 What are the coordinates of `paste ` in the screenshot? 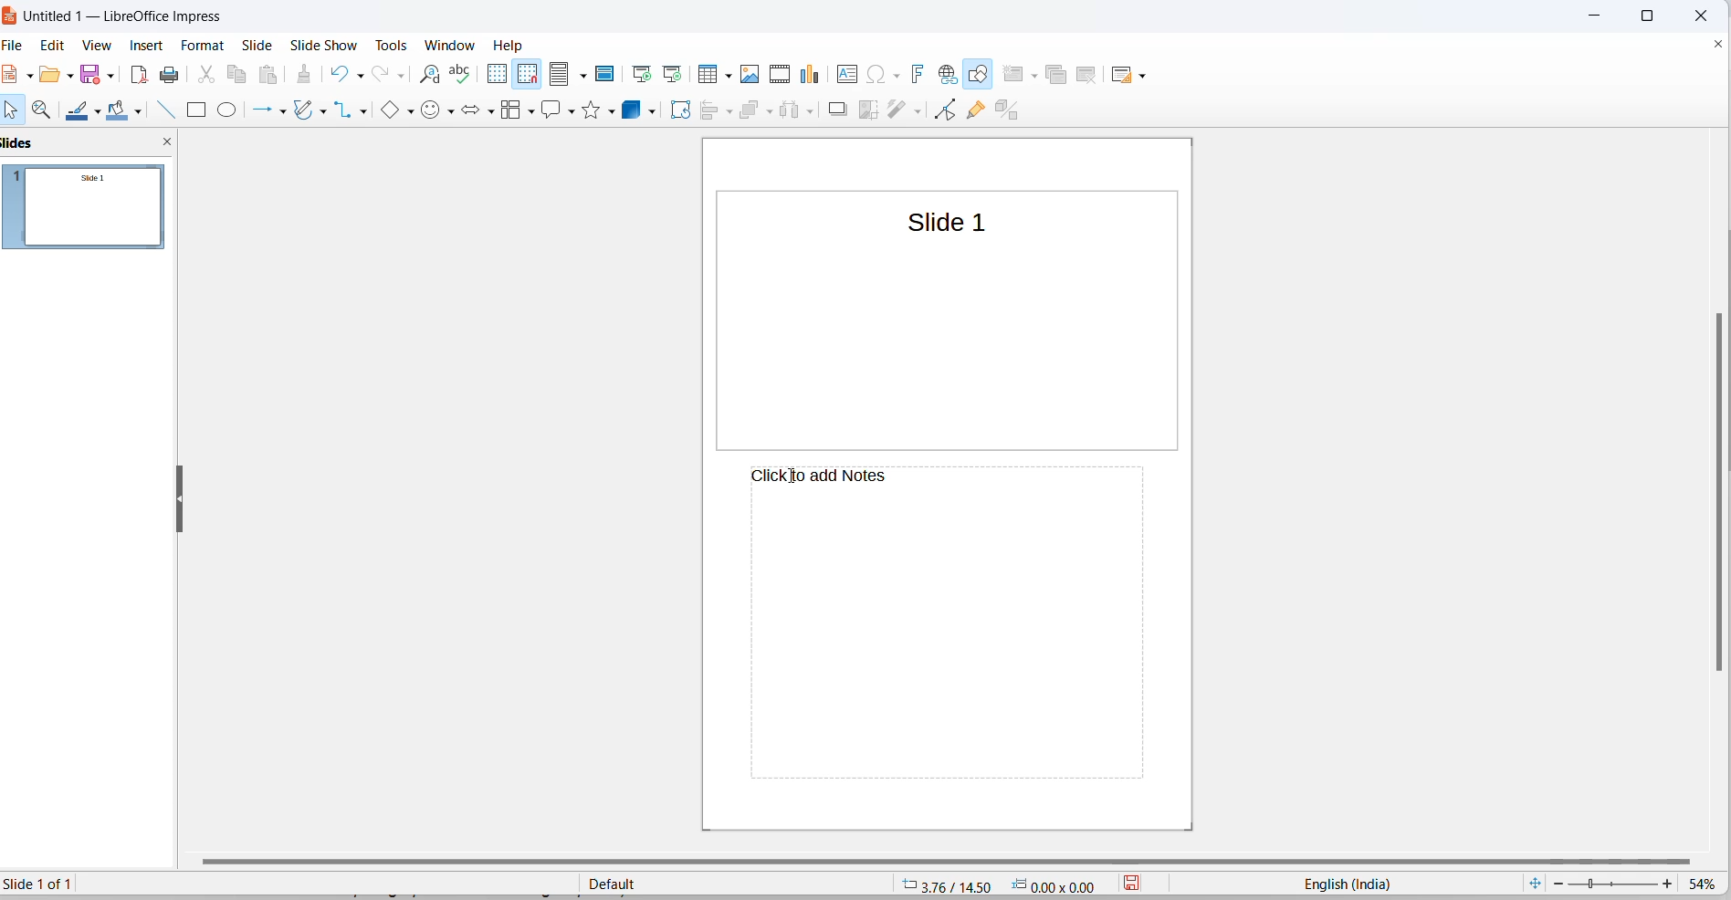 It's located at (272, 75).